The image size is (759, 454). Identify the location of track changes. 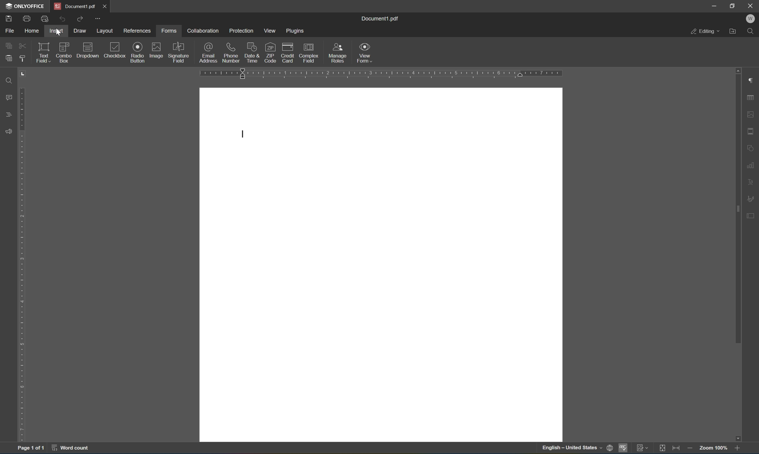
(643, 449).